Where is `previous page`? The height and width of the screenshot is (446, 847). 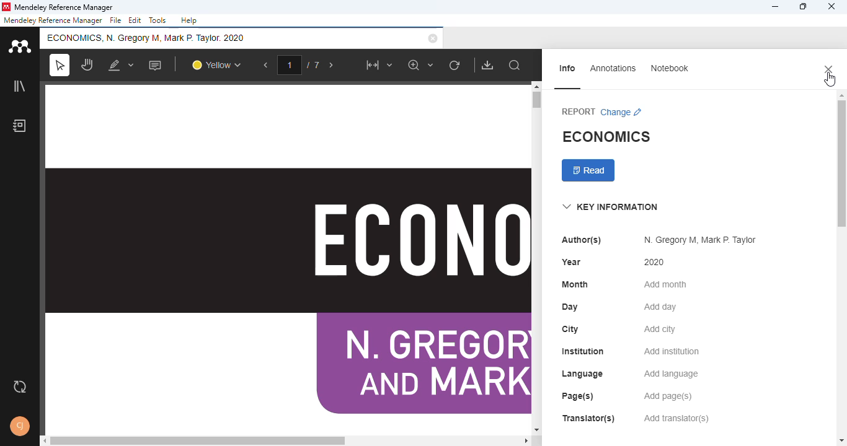
previous page is located at coordinates (267, 65).